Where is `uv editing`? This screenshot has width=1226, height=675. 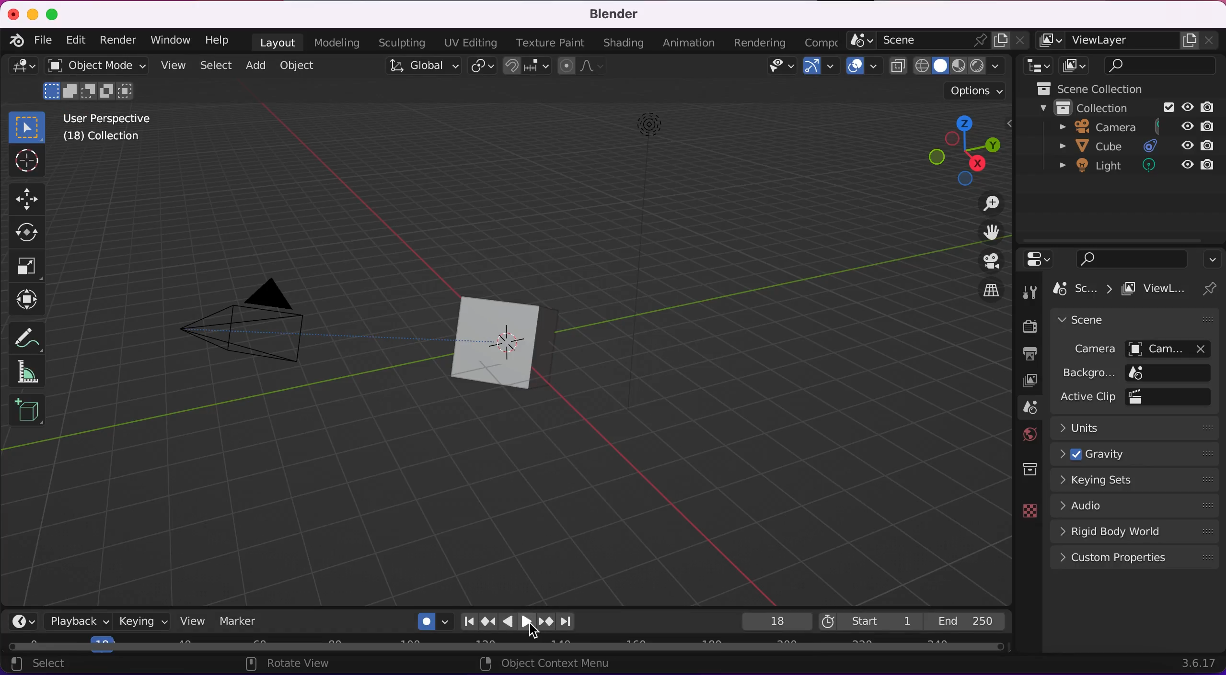 uv editing is located at coordinates (465, 42).